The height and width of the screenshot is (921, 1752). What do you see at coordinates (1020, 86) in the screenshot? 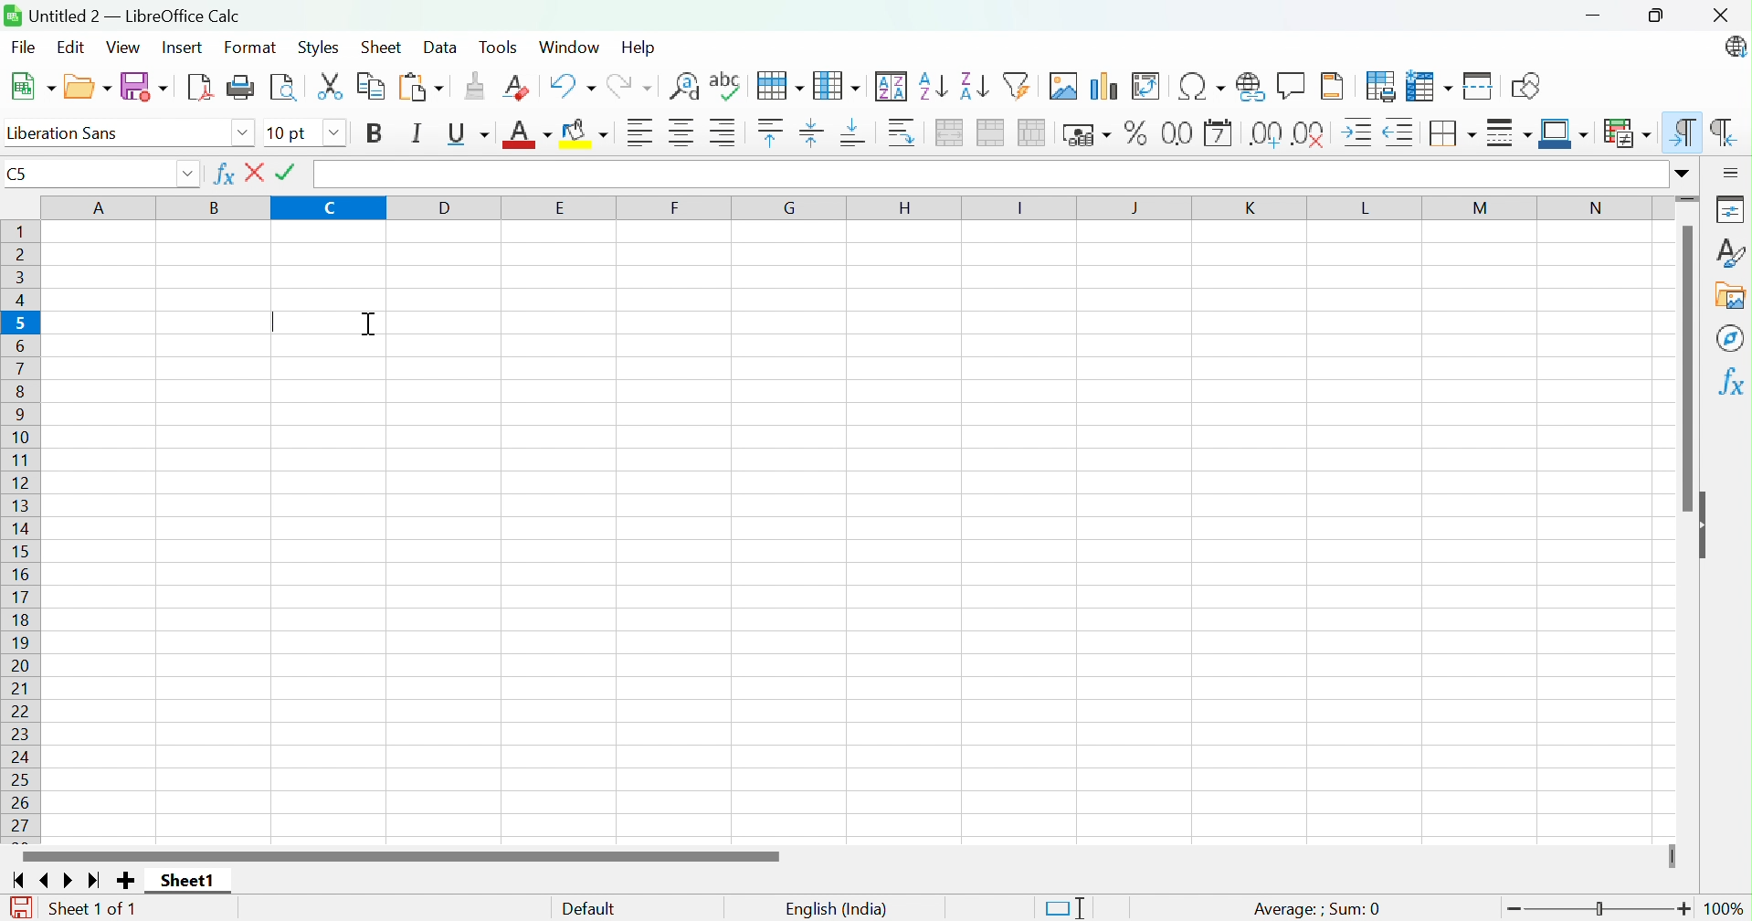
I see `Autofilter` at bounding box center [1020, 86].